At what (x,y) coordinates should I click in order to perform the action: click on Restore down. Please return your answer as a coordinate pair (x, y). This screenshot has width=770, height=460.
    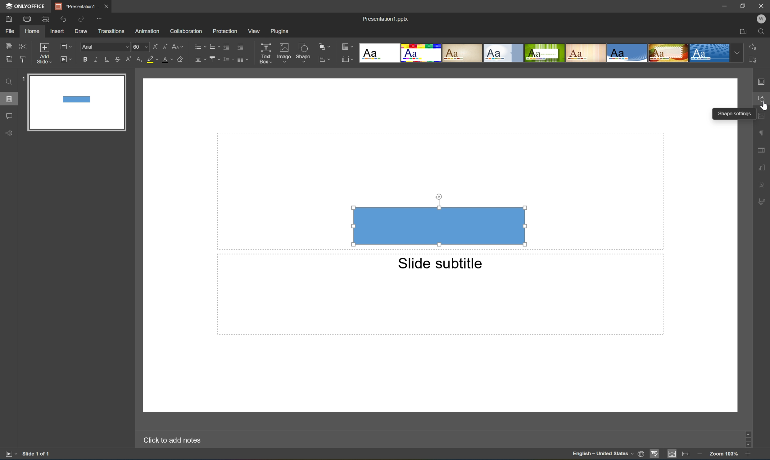
    Looking at the image, I should click on (742, 6).